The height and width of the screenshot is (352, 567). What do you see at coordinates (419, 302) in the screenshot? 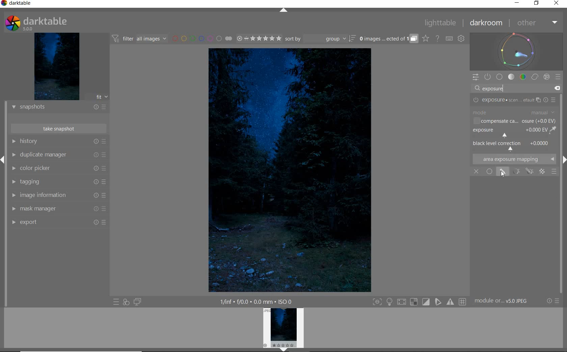
I see `TOGGLE MODES` at bounding box center [419, 302].